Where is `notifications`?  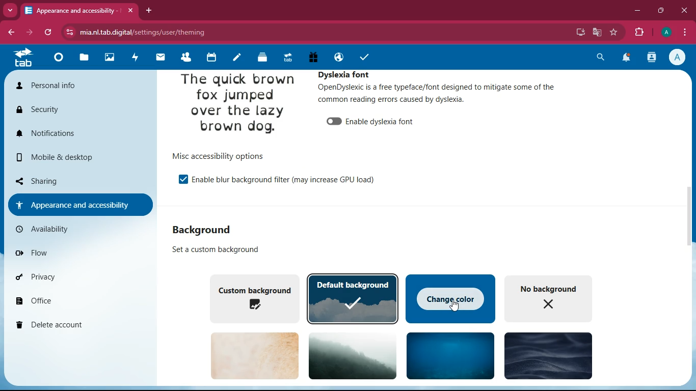 notifications is located at coordinates (626, 59).